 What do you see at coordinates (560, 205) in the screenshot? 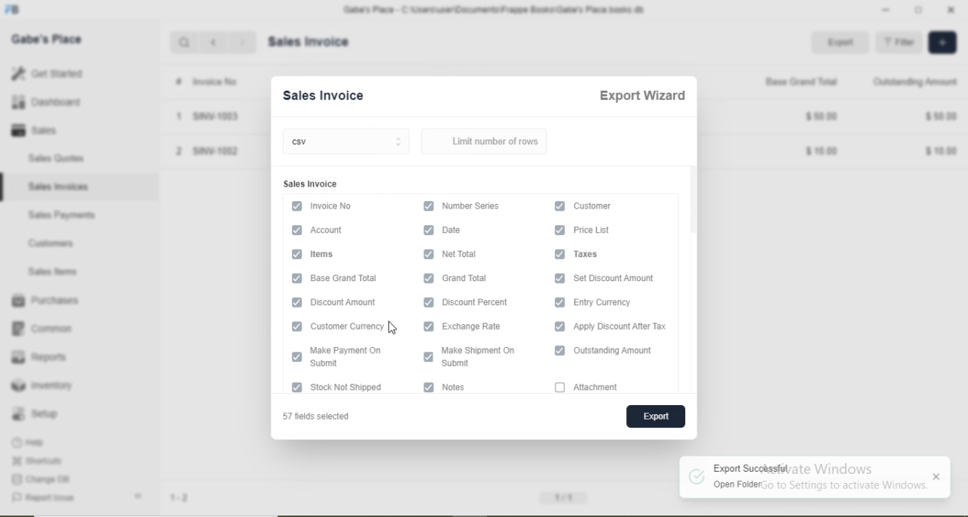
I see `checkbox` at bounding box center [560, 205].